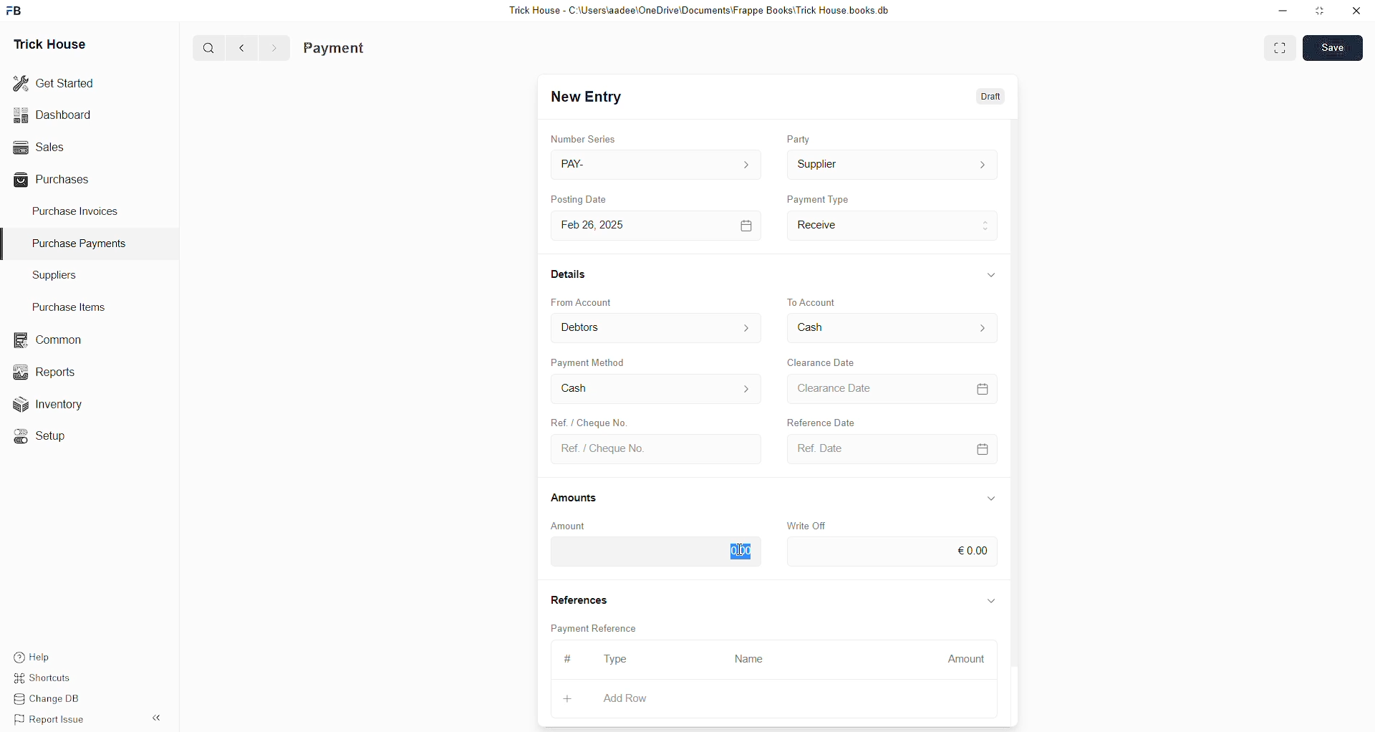 The height and width of the screenshot is (732, 1375). I want to click on Name, so click(749, 660).